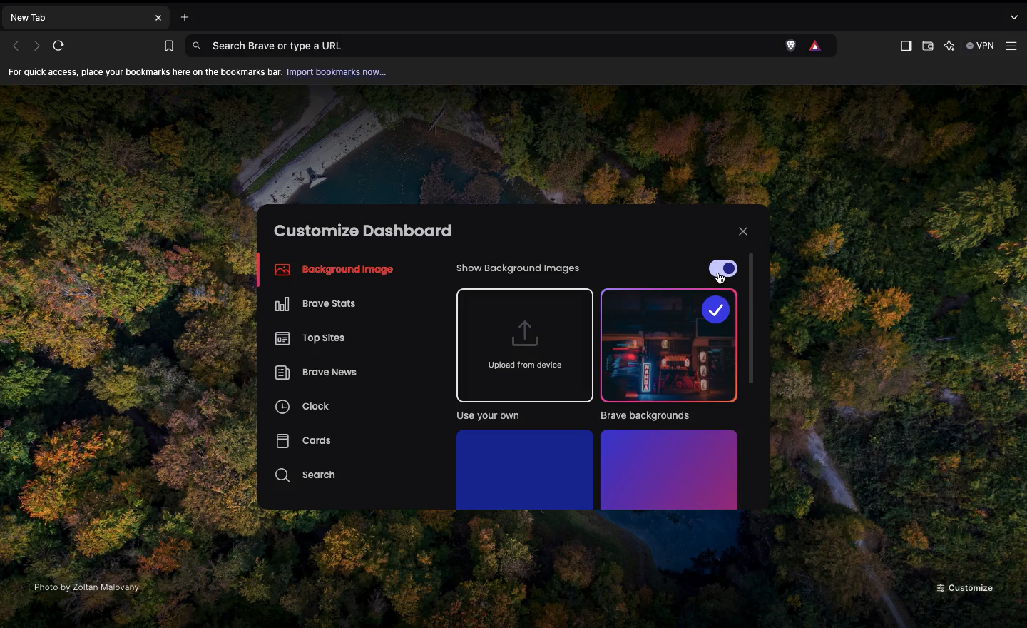 This screenshot has width=1027, height=628. Describe the element at coordinates (792, 46) in the screenshot. I see `Brave Shields` at that location.